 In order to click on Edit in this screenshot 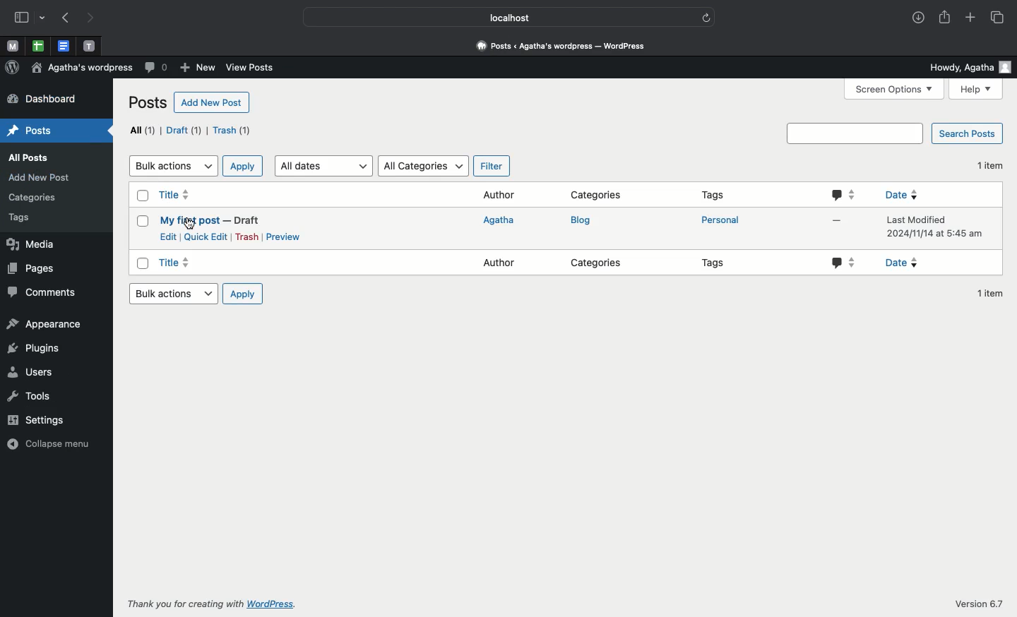, I will do `click(167, 237)`.